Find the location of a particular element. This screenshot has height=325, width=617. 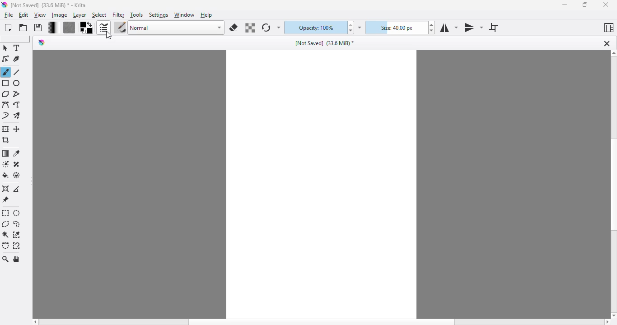

enclose and fill tool is located at coordinates (17, 175).